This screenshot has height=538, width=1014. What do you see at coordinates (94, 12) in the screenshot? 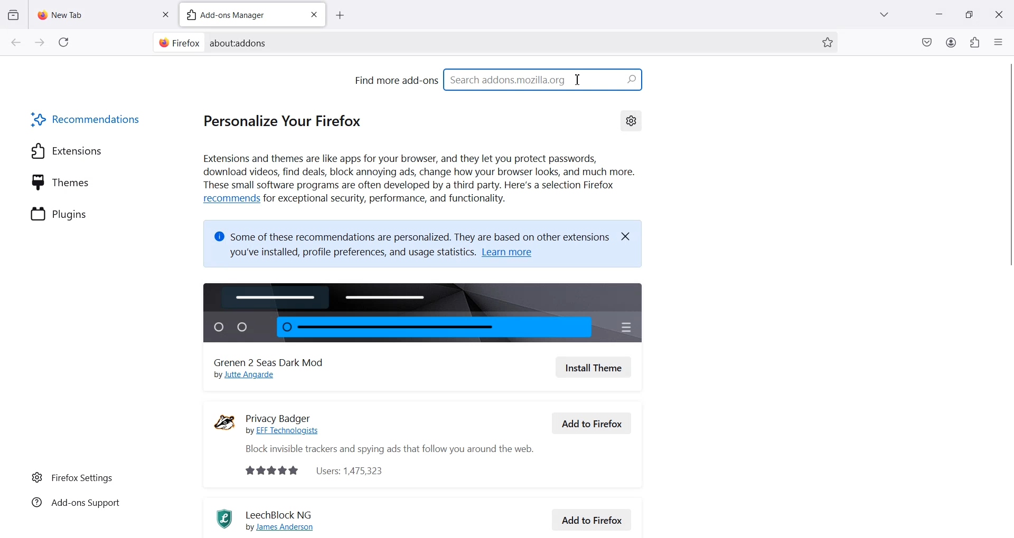
I see `New Tab` at bounding box center [94, 12].